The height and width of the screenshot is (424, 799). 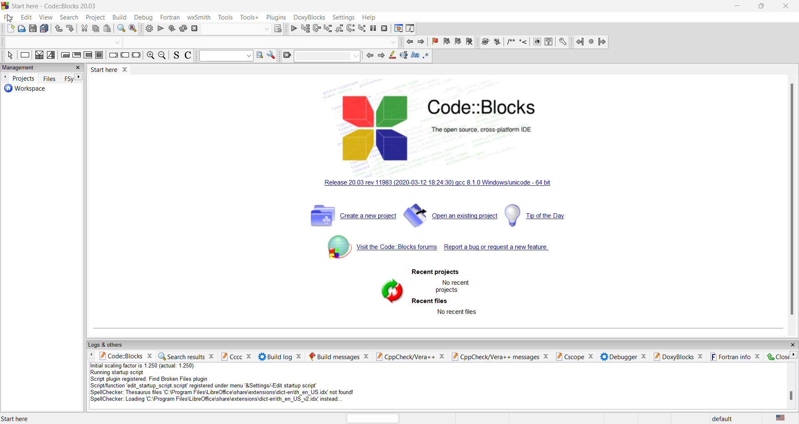 I want to click on close, so click(x=787, y=7).